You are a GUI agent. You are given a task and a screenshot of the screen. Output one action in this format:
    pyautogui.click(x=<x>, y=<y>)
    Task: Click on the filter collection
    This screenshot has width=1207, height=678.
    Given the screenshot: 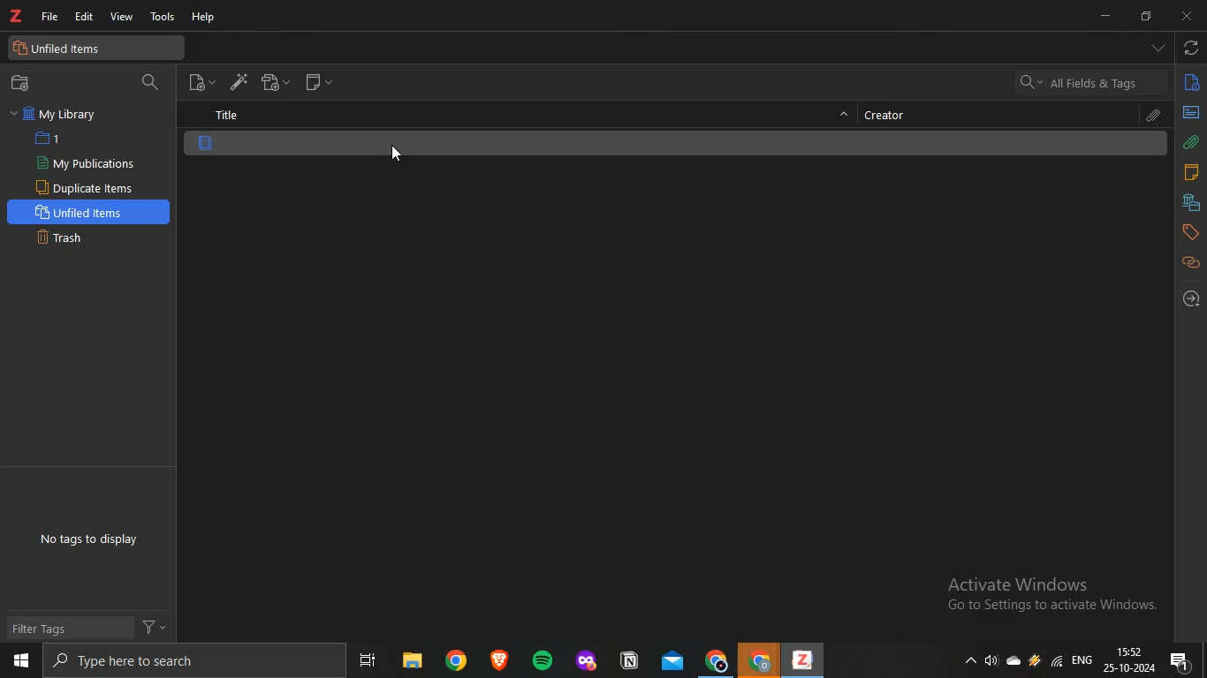 What is the action you would take?
    pyautogui.click(x=152, y=83)
    